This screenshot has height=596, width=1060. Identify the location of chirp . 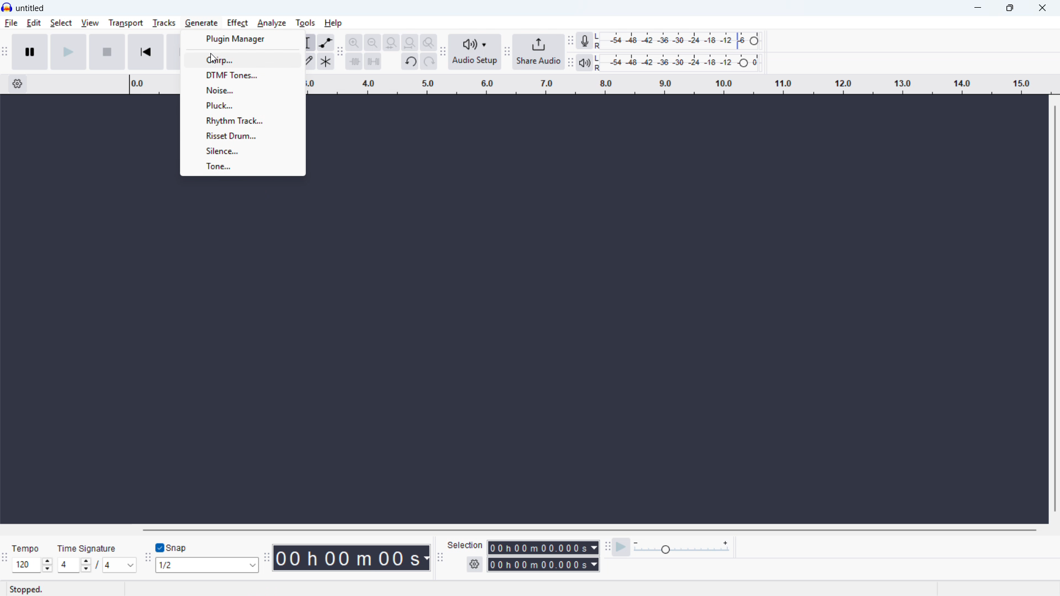
(243, 59).